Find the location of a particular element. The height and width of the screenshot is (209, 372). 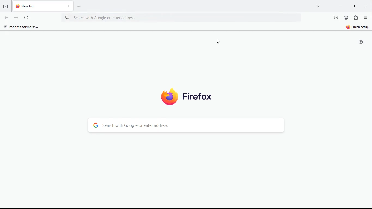

refresh is located at coordinates (26, 18).